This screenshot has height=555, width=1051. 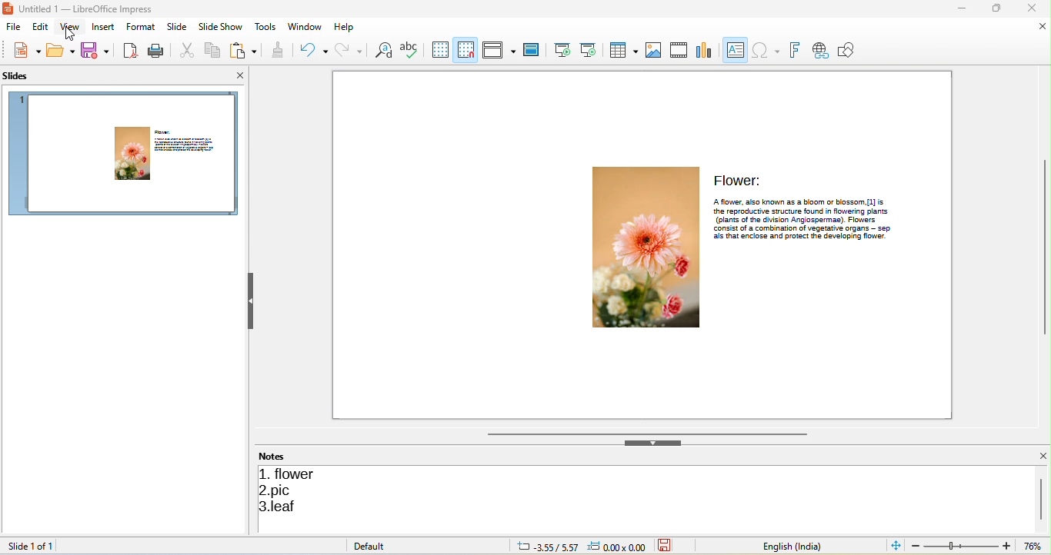 What do you see at coordinates (668, 546) in the screenshot?
I see `the document has not been modified since the last save` at bounding box center [668, 546].